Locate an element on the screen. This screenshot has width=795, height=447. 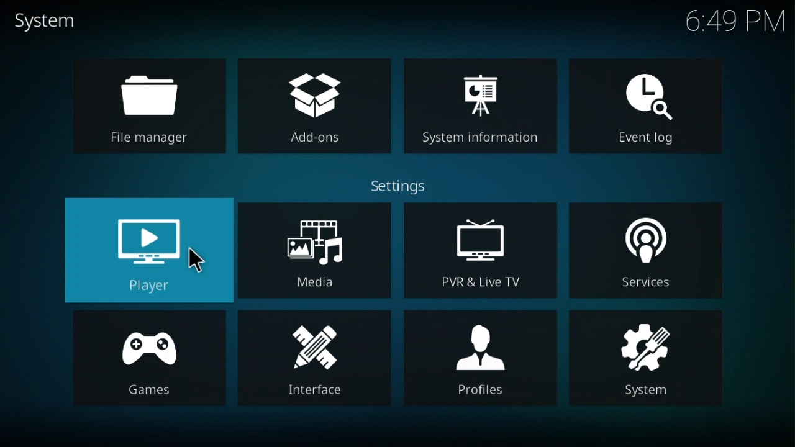
PVR and Live TV is located at coordinates (481, 249).